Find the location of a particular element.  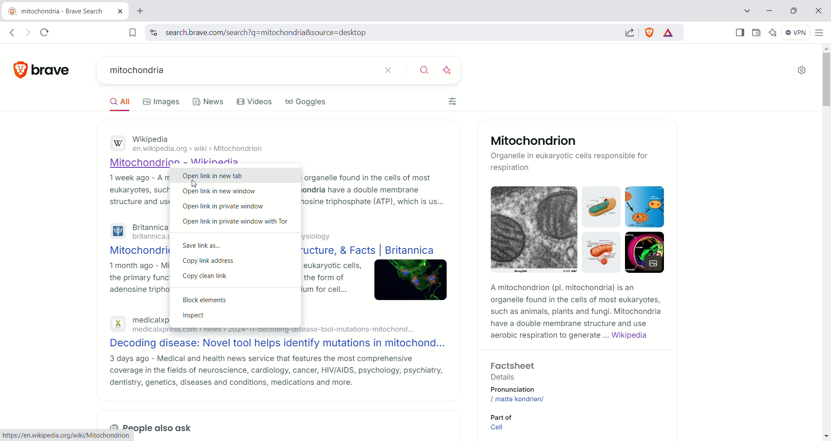

show sidebar is located at coordinates (740, 33).